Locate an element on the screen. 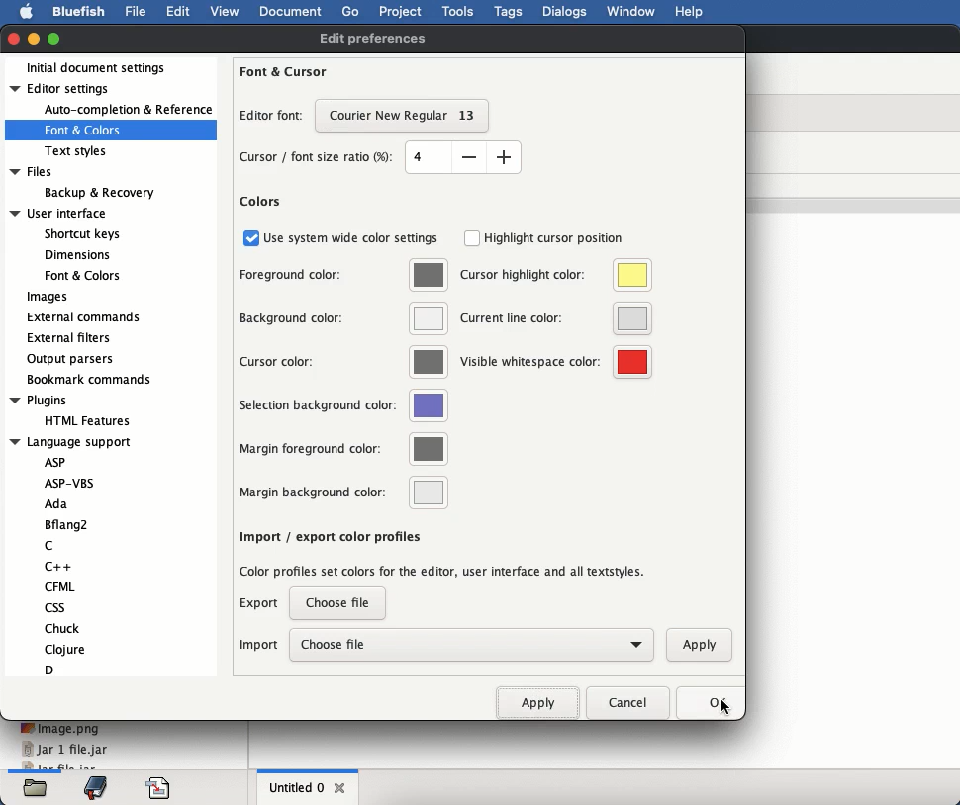 This screenshot has width=960, height=805. current line color is located at coordinates (555, 319).